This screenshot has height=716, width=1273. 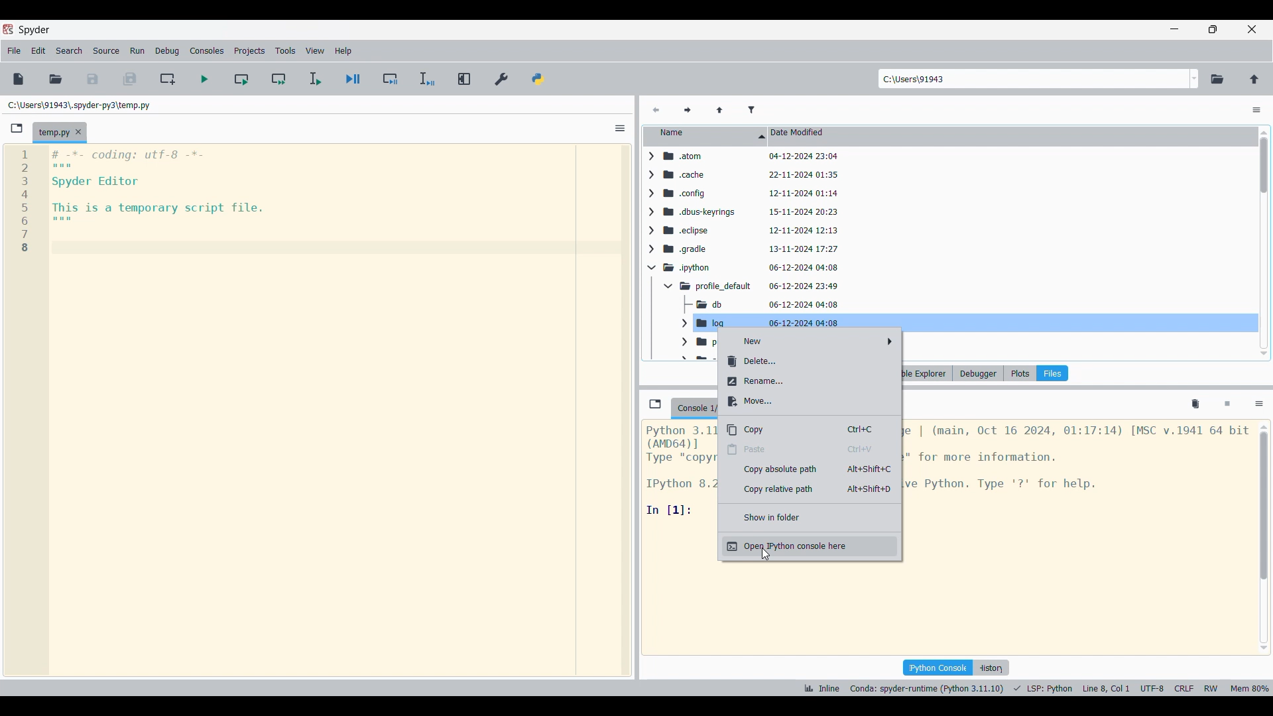 What do you see at coordinates (1213, 29) in the screenshot?
I see `Show in smaller tab` at bounding box center [1213, 29].